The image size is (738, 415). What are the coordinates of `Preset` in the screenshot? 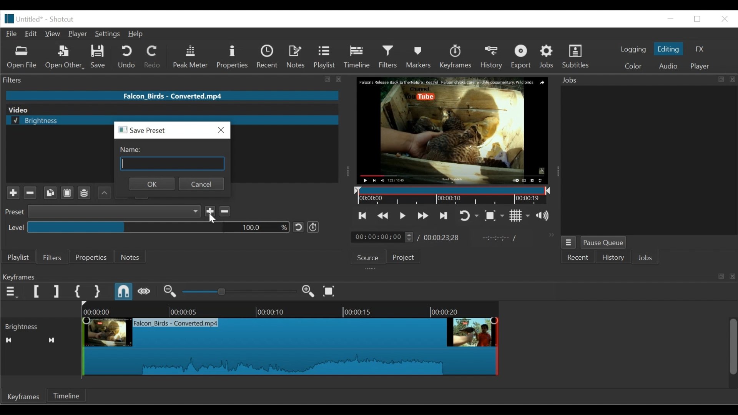 It's located at (12, 213).